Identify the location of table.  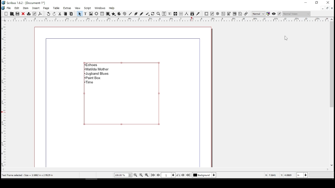
(102, 14).